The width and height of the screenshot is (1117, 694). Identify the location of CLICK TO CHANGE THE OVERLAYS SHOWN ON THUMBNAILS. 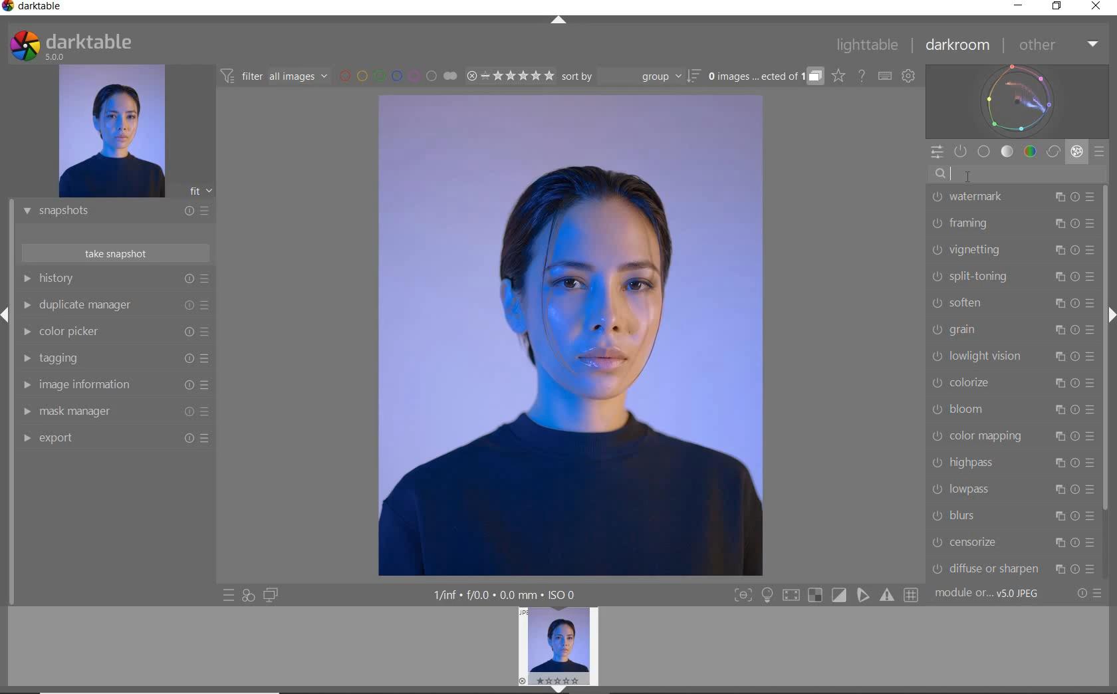
(838, 76).